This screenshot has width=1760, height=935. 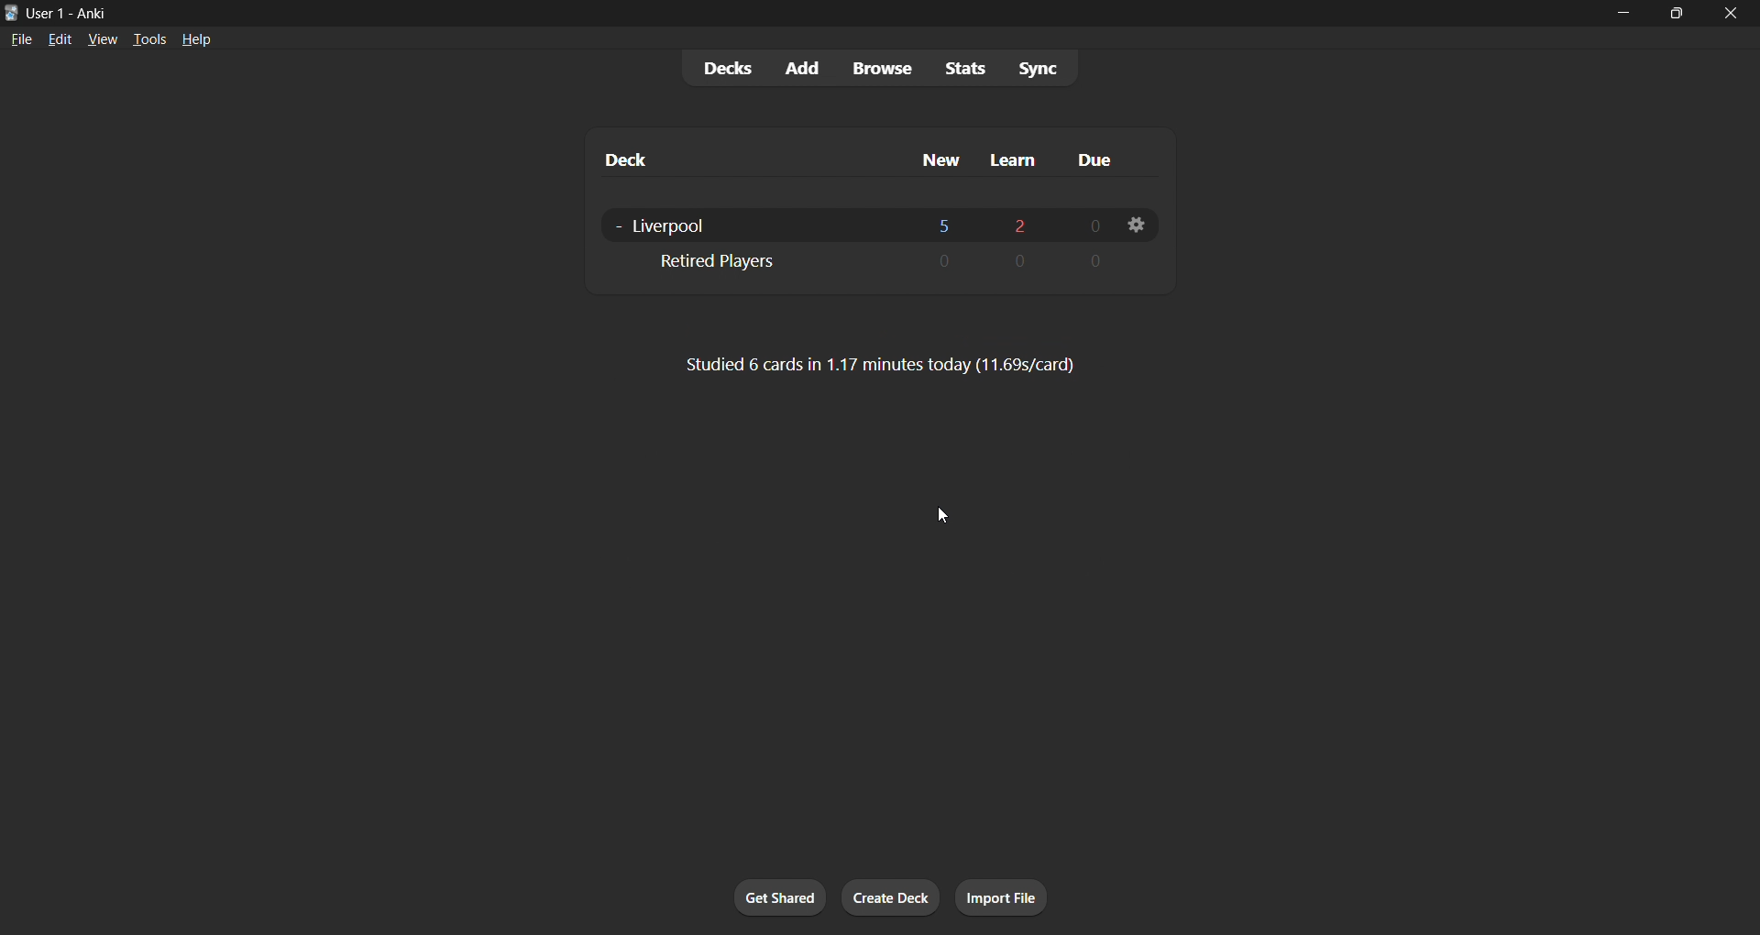 What do you see at coordinates (1137, 225) in the screenshot?
I see `deck settings` at bounding box center [1137, 225].